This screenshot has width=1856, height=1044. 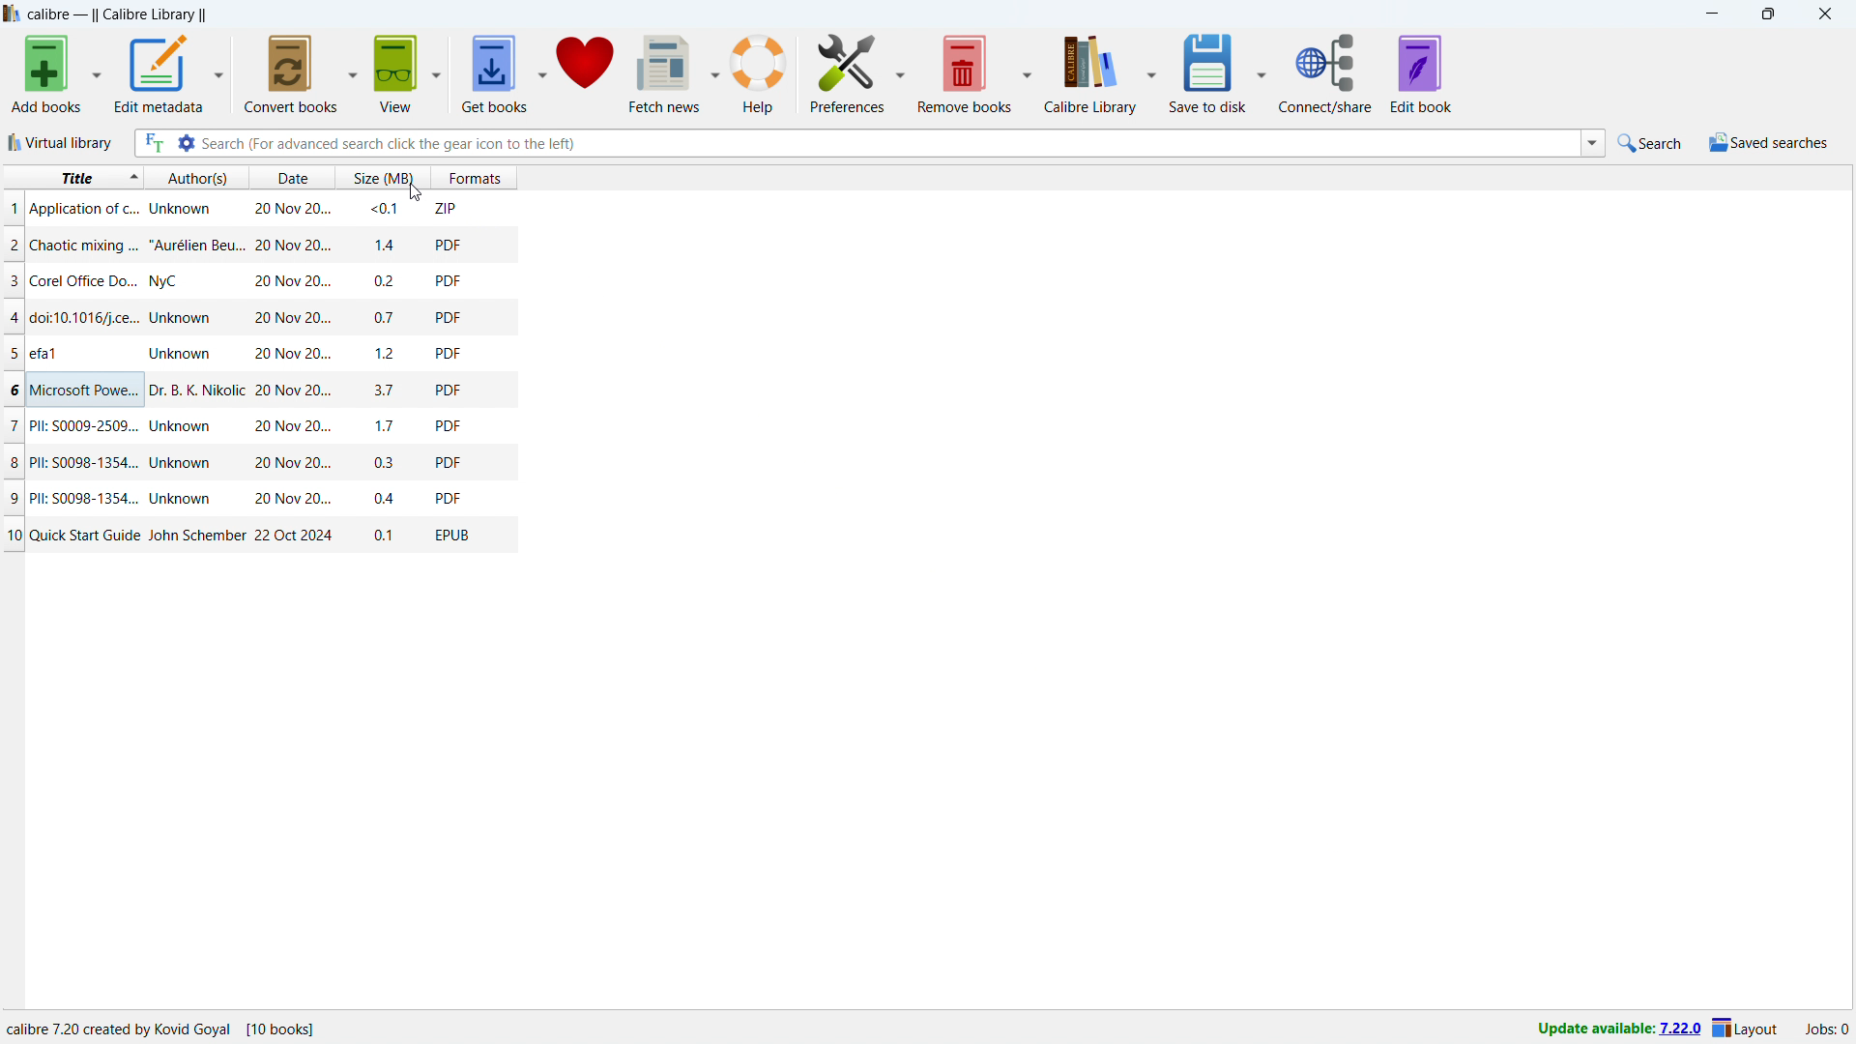 I want to click on PDF, so click(x=450, y=316).